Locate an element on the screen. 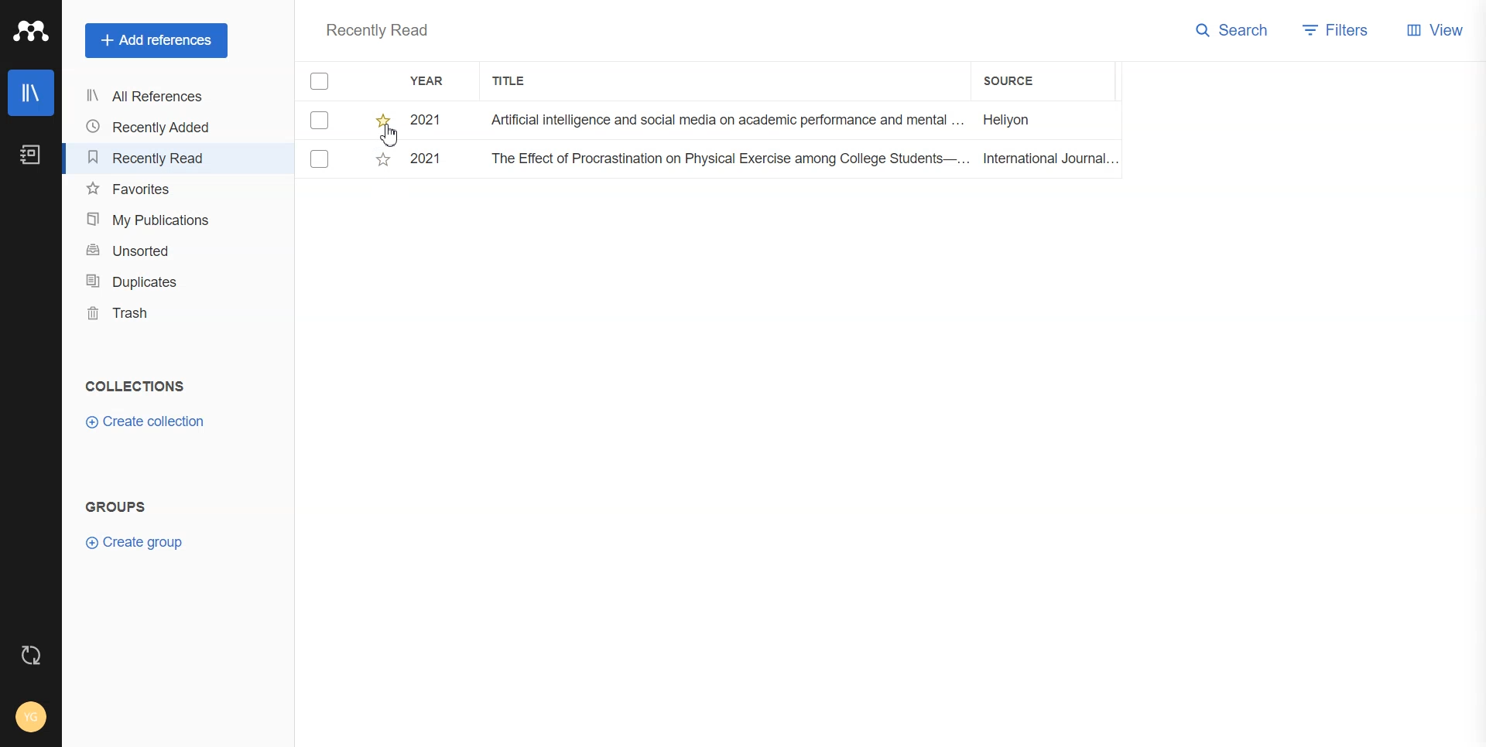 Image resolution: width=1486 pixels, height=747 pixels. Cursor is located at coordinates (385, 135).